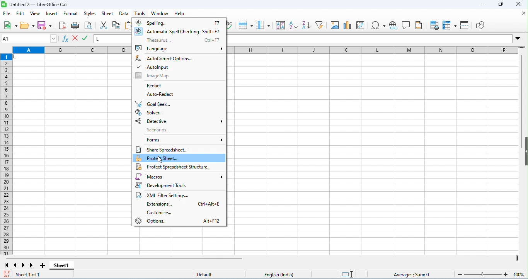 The width and height of the screenshot is (528, 279). What do you see at coordinates (153, 104) in the screenshot?
I see `goal seek` at bounding box center [153, 104].